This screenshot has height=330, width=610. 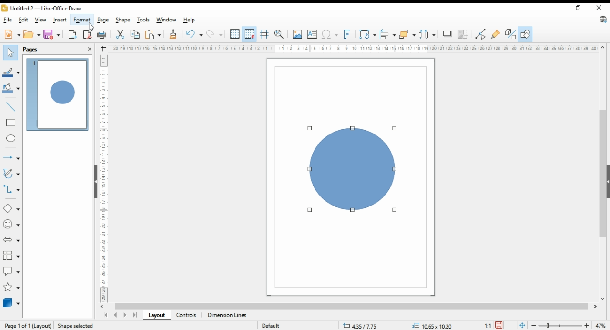 What do you see at coordinates (331, 34) in the screenshot?
I see `insert special characters` at bounding box center [331, 34].